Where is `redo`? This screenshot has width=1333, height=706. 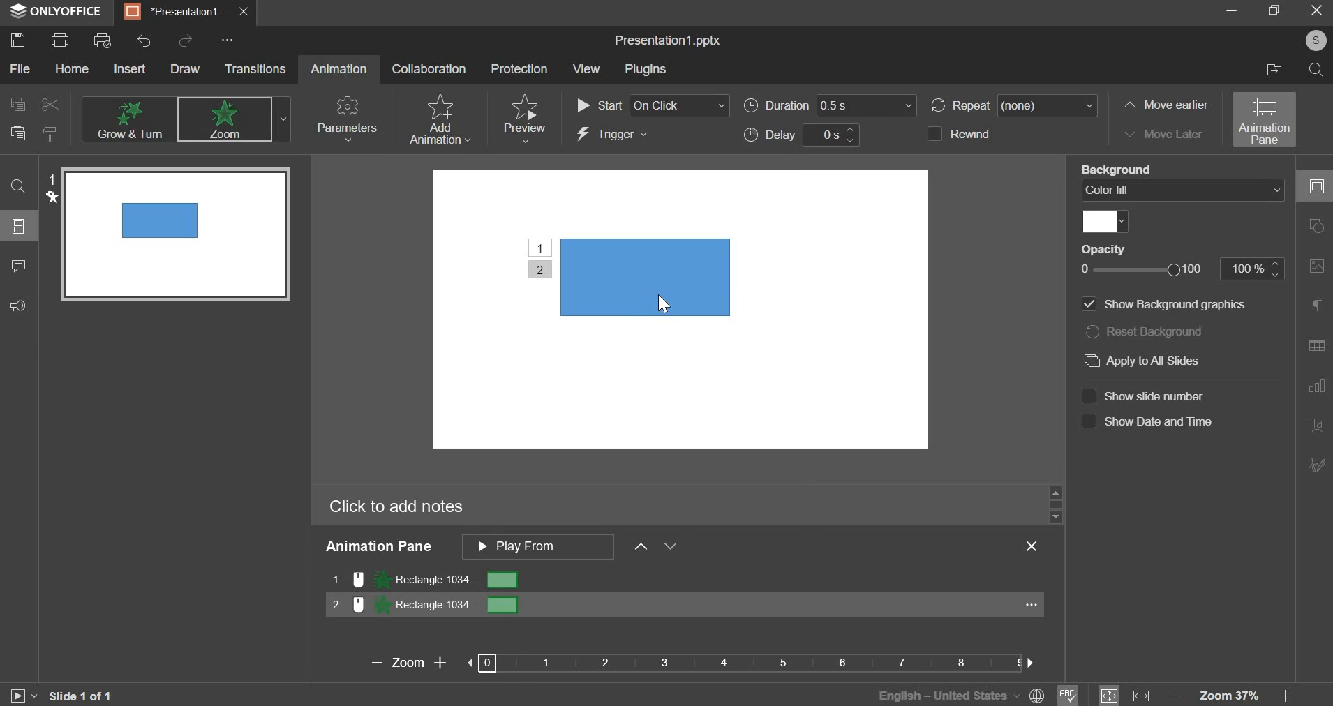
redo is located at coordinates (185, 41).